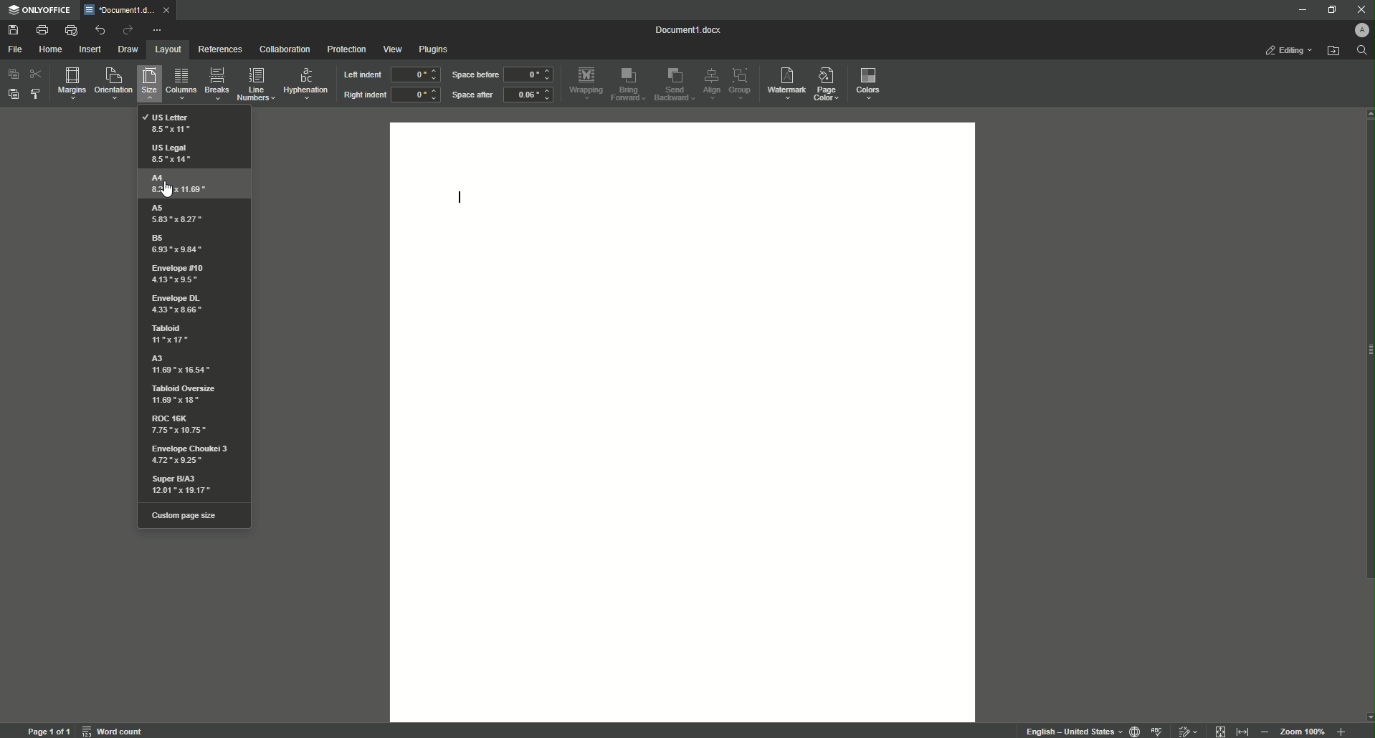  What do you see at coordinates (189, 487) in the screenshot?
I see `Super B/A3` at bounding box center [189, 487].